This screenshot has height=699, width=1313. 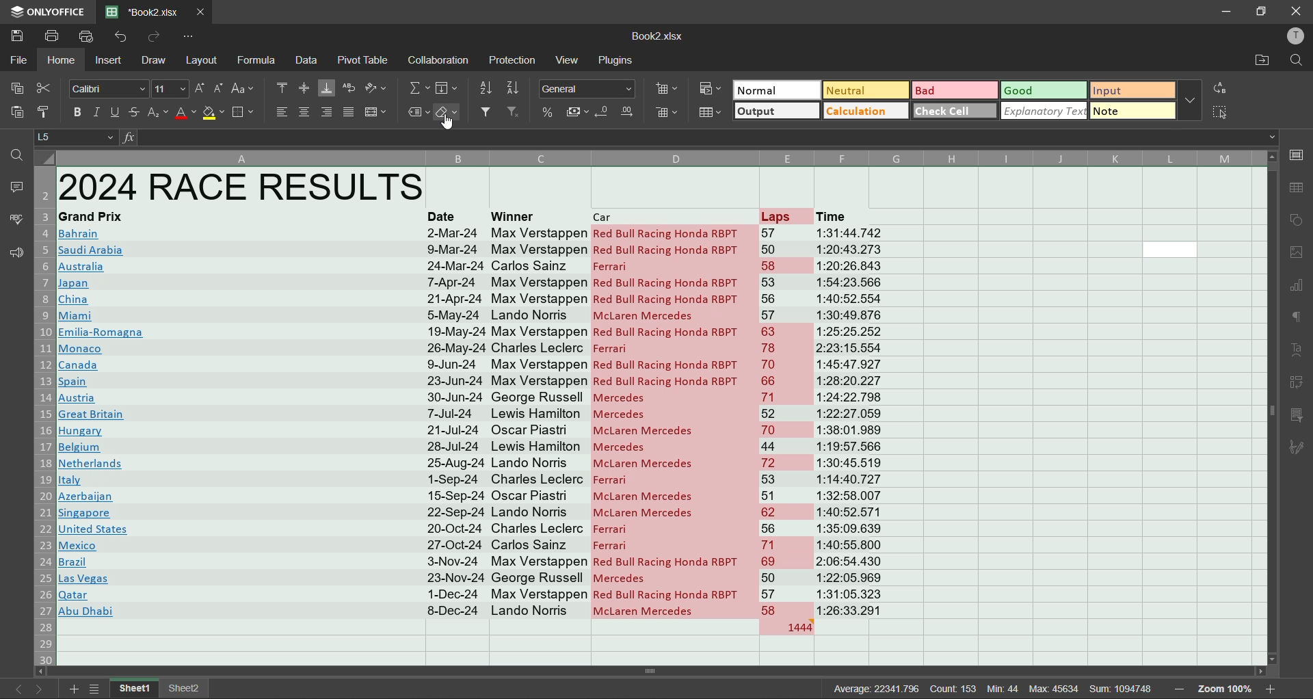 I want to click on max, so click(x=1052, y=688).